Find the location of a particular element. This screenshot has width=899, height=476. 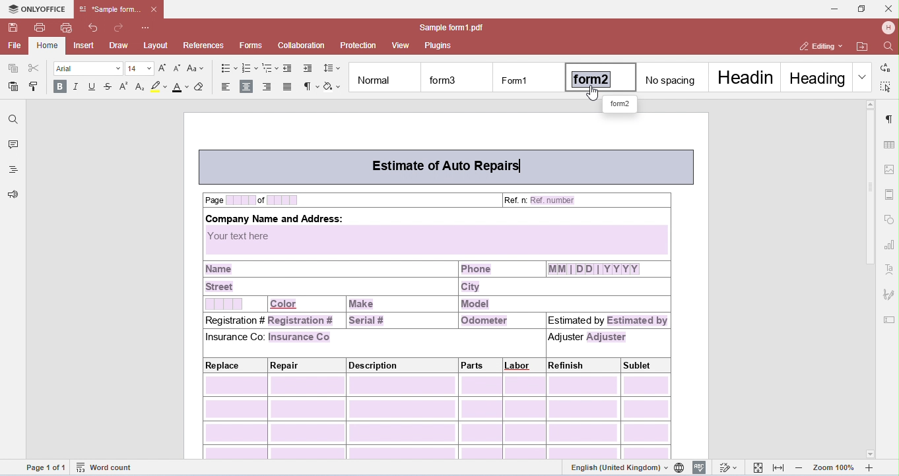

font style is located at coordinates (88, 69).